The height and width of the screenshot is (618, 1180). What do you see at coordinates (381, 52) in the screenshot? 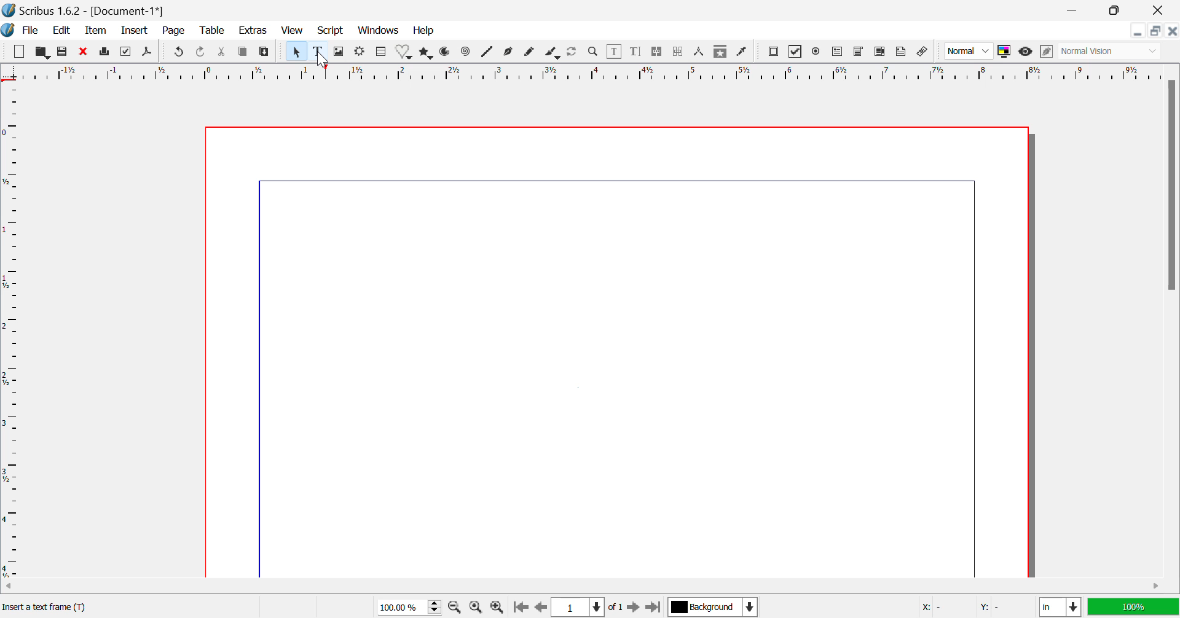
I see `Table` at bounding box center [381, 52].